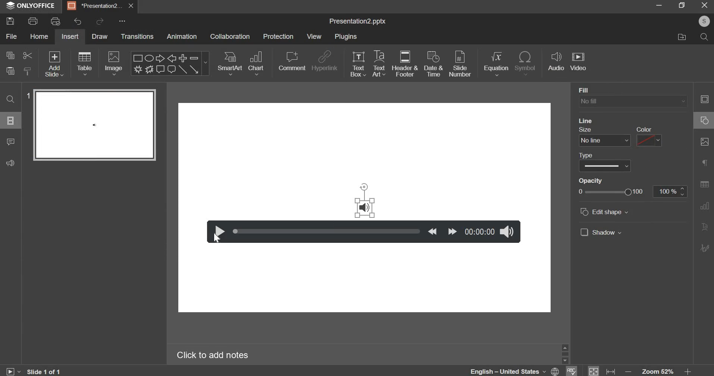 The image size is (714, 376). I want to click on fit to width, so click(610, 370).